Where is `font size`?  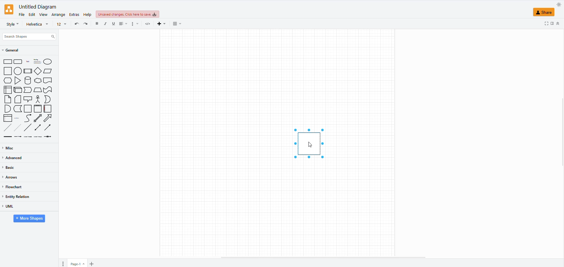
font size is located at coordinates (62, 24).